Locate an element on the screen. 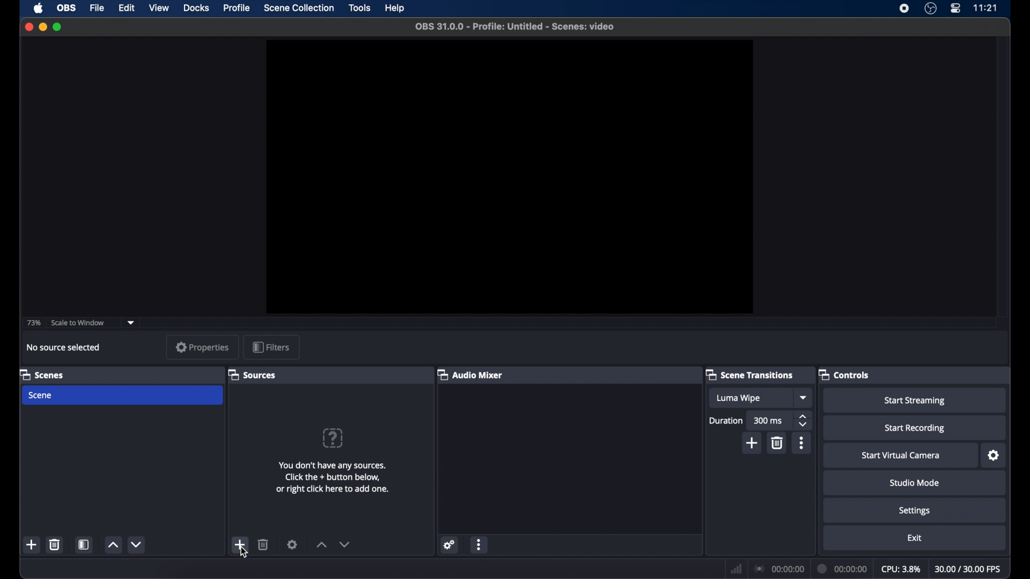 The width and height of the screenshot is (1030, 579). 73% is located at coordinates (33, 323).